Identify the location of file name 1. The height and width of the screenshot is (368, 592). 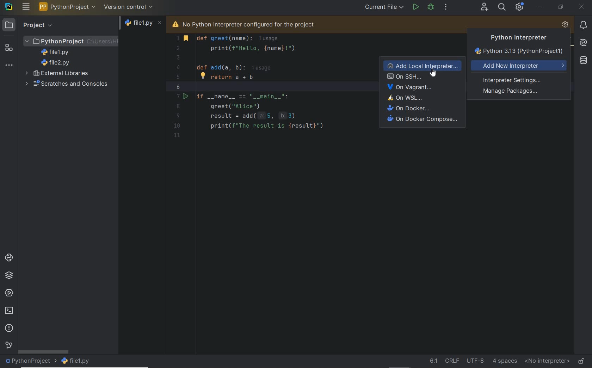
(57, 52).